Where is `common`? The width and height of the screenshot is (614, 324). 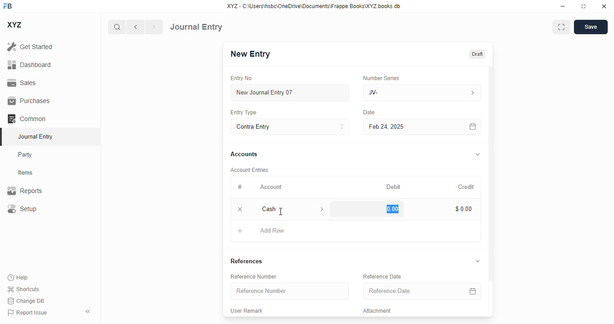 common is located at coordinates (27, 118).